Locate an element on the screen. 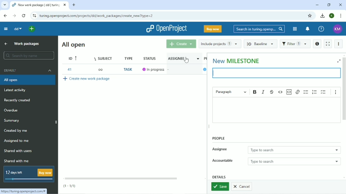 The height and width of the screenshot is (194, 346). Bold is located at coordinates (255, 92).